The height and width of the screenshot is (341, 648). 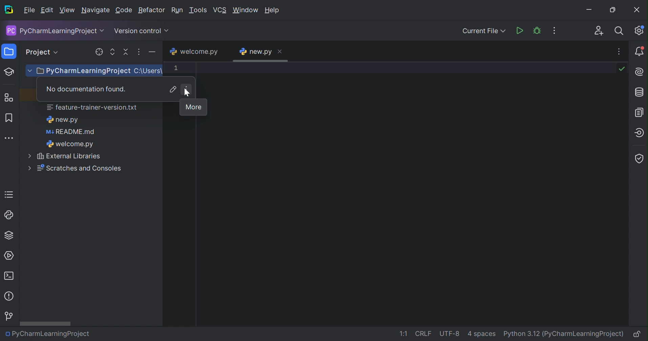 What do you see at coordinates (47, 10) in the screenshot?
I see `Edit` at bounding box center [47, 10].